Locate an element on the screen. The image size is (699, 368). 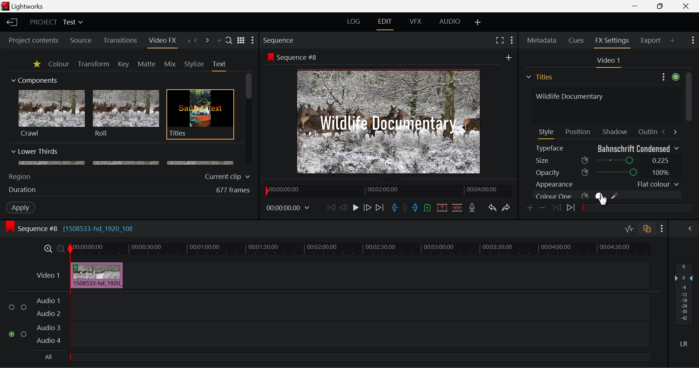
Remove Marked Section is located at coordinates (442, 208).